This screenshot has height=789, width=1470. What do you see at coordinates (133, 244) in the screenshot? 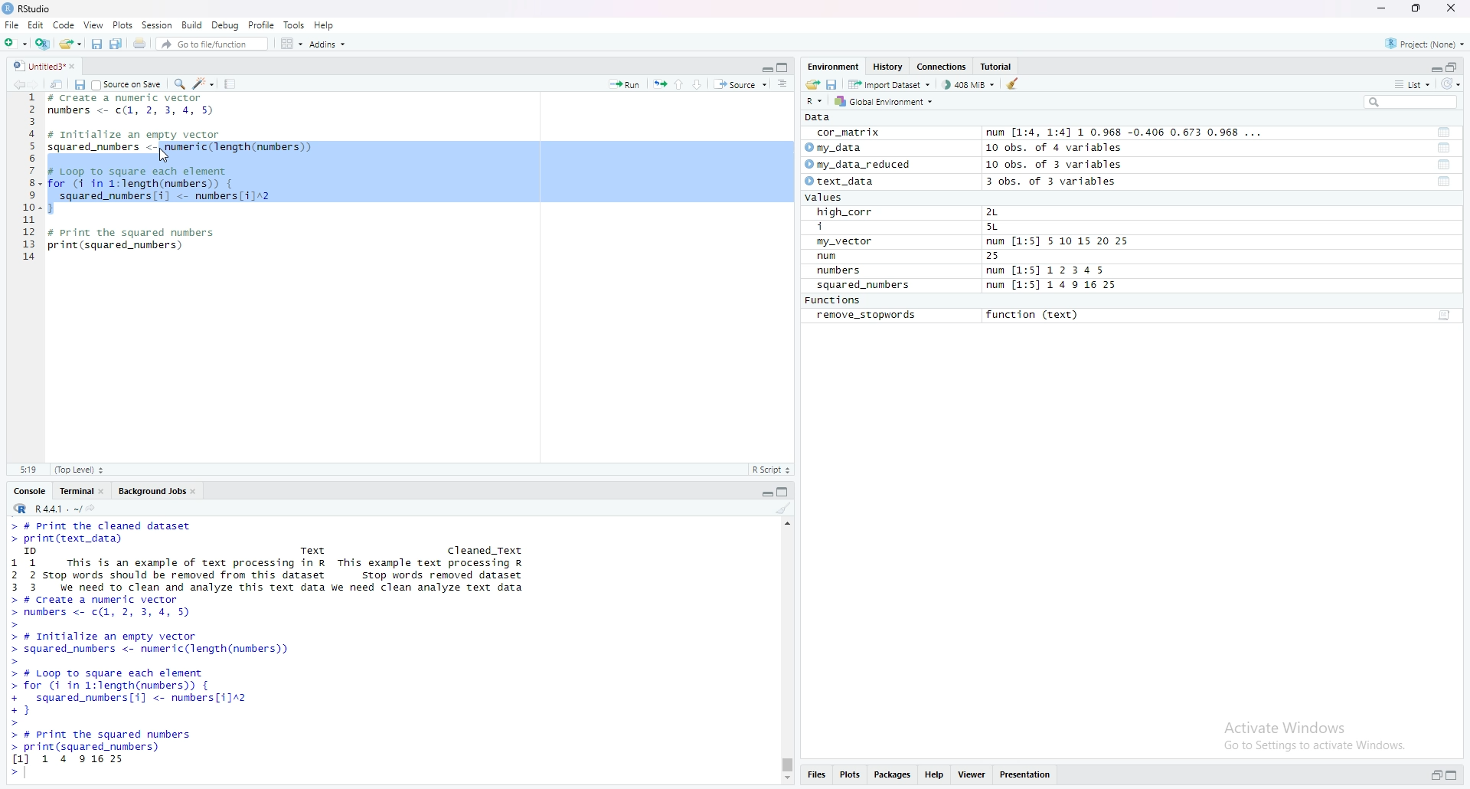
I see `# Print the squared numbers
print (squared_nunbers)` at bounding box center [133, 244].